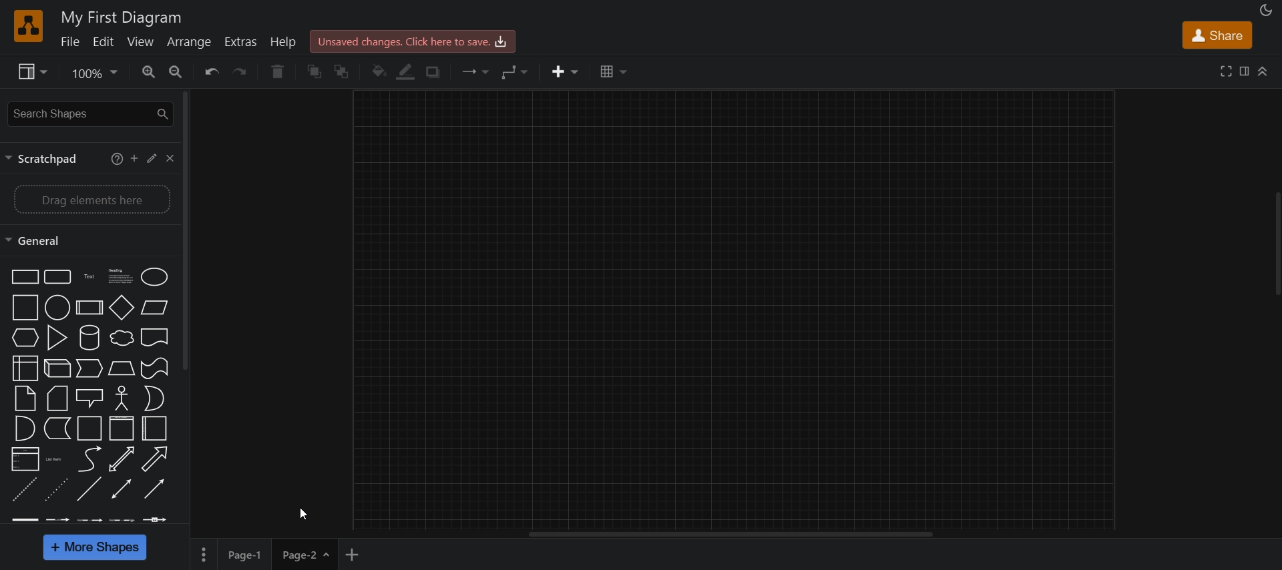 The height and width of the screenshot is (570, 1282). I want to click on horizontal scroll bar, so click(736, 534).